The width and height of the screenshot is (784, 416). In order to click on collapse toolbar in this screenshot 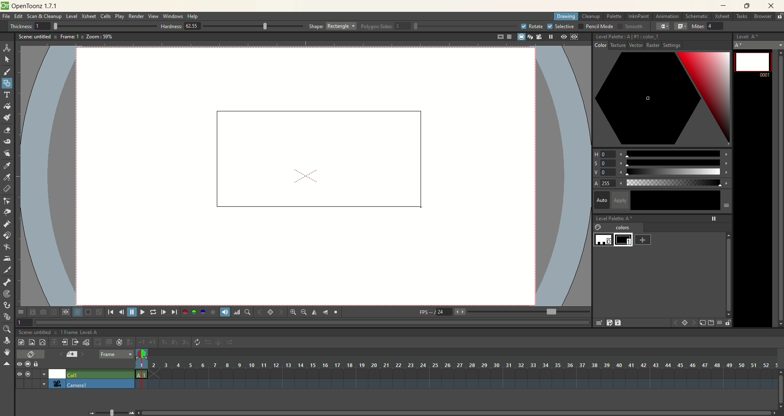, I will do `click(7, 364)`.